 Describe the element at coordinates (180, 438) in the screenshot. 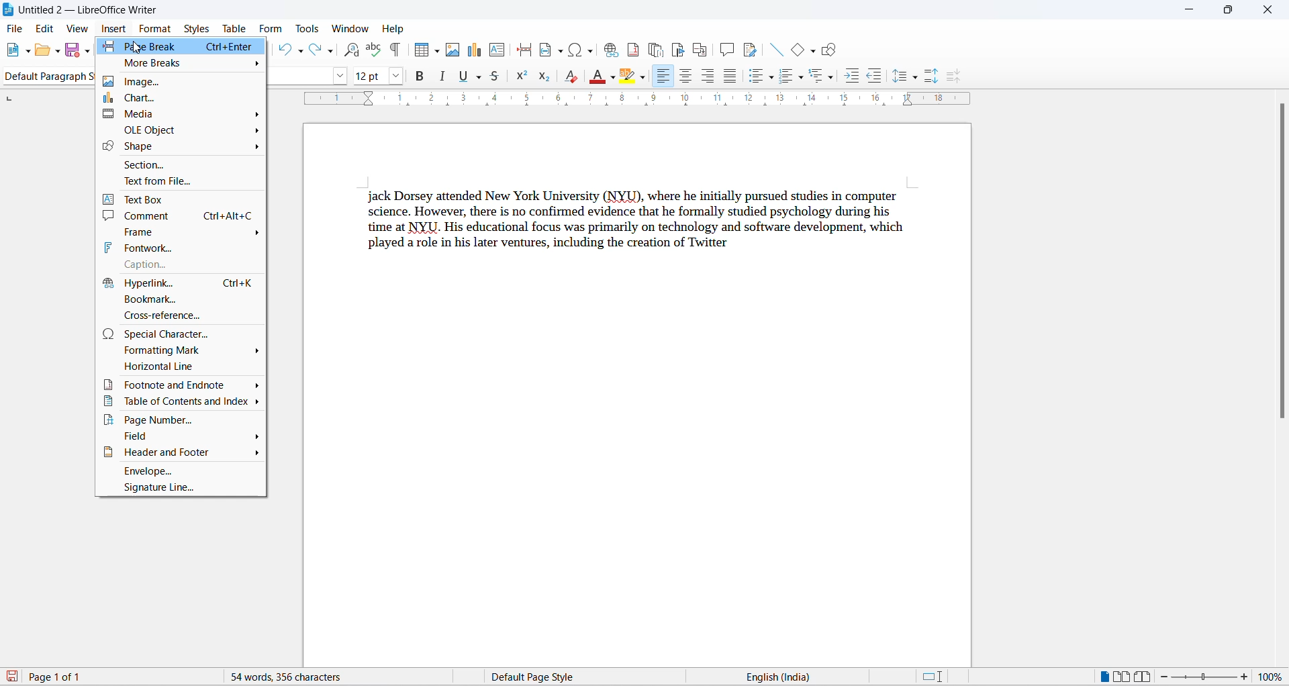

I see `field` at that location.